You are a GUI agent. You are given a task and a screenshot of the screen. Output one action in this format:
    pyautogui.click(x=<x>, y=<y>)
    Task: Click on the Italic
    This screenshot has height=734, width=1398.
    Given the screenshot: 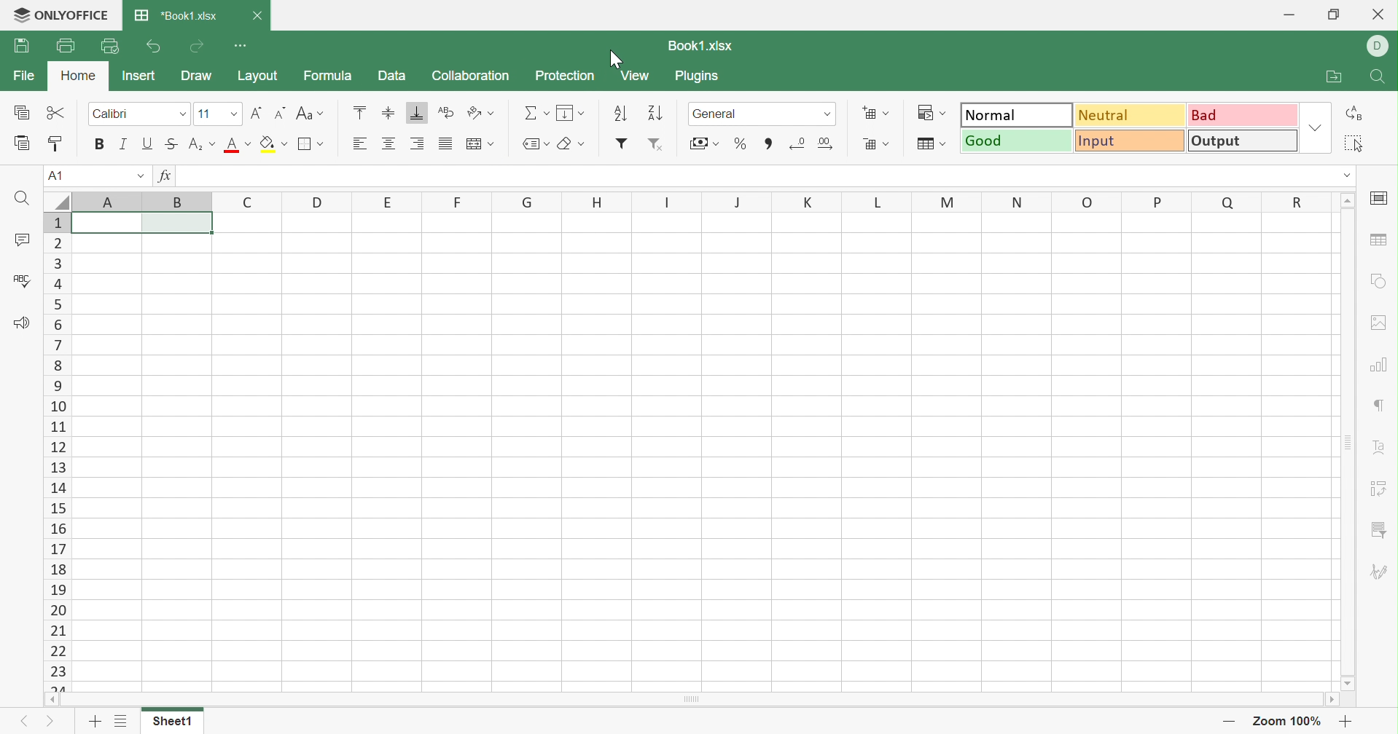 What is the action you would take?
    pyautogui.click(x=122, y=144)
    